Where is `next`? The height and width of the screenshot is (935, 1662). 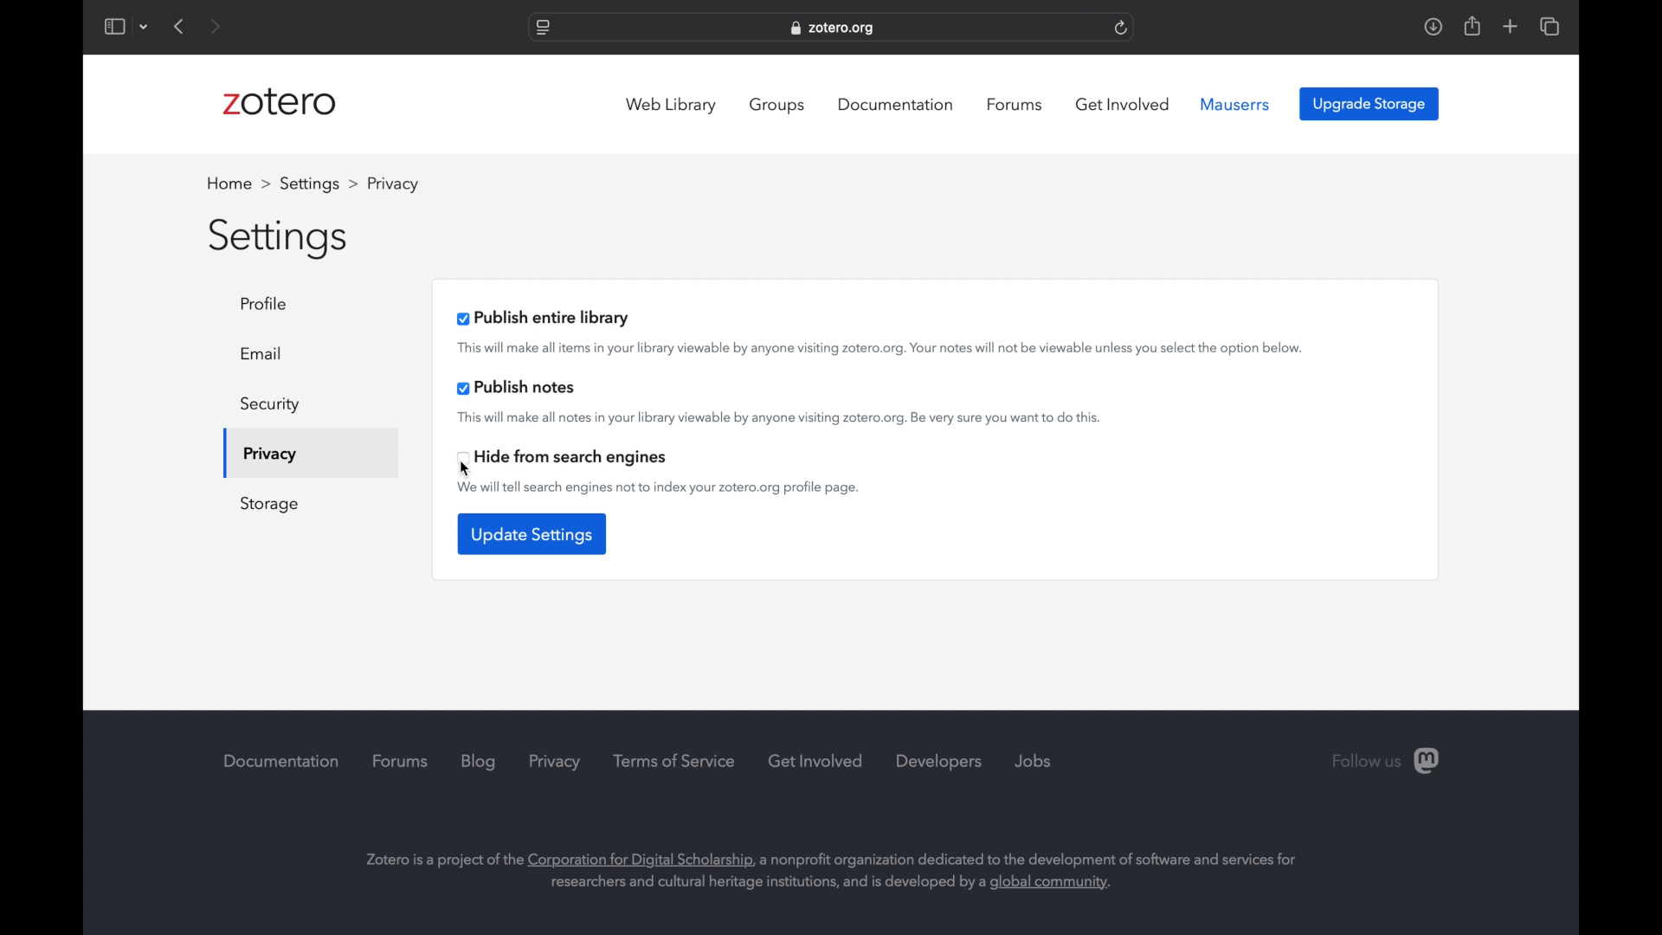 next is located at coordinates (217, 28).